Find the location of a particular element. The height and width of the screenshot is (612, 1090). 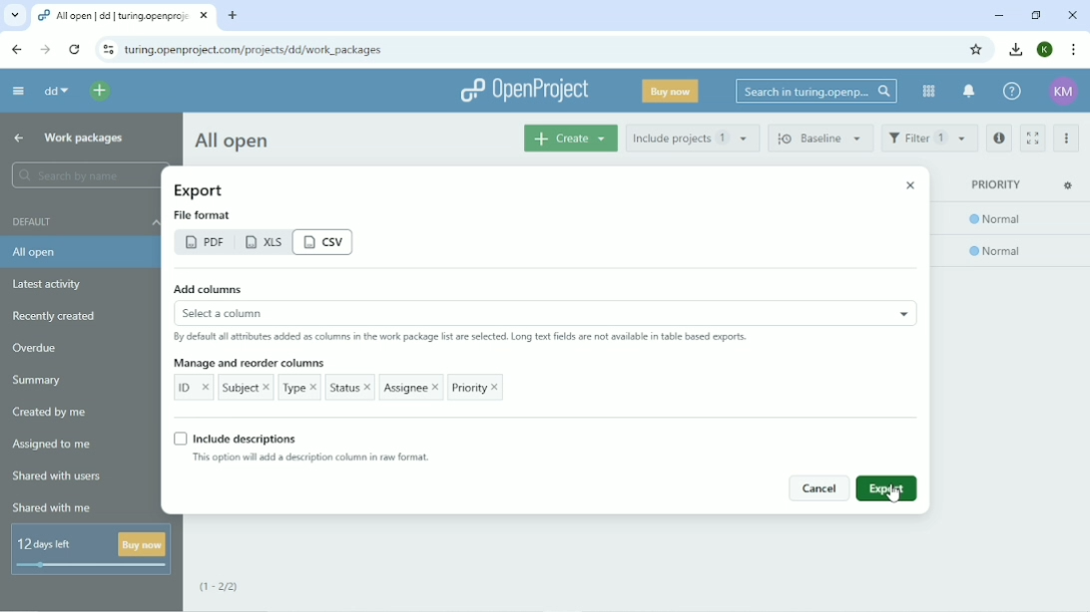

Up is located at coordinates (17, 139).